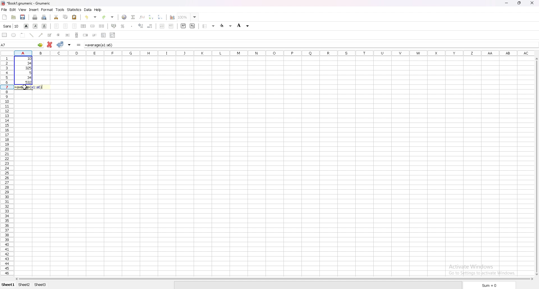 This screenshot has height=289, width=539. I want to click on center, so click(66, 26).